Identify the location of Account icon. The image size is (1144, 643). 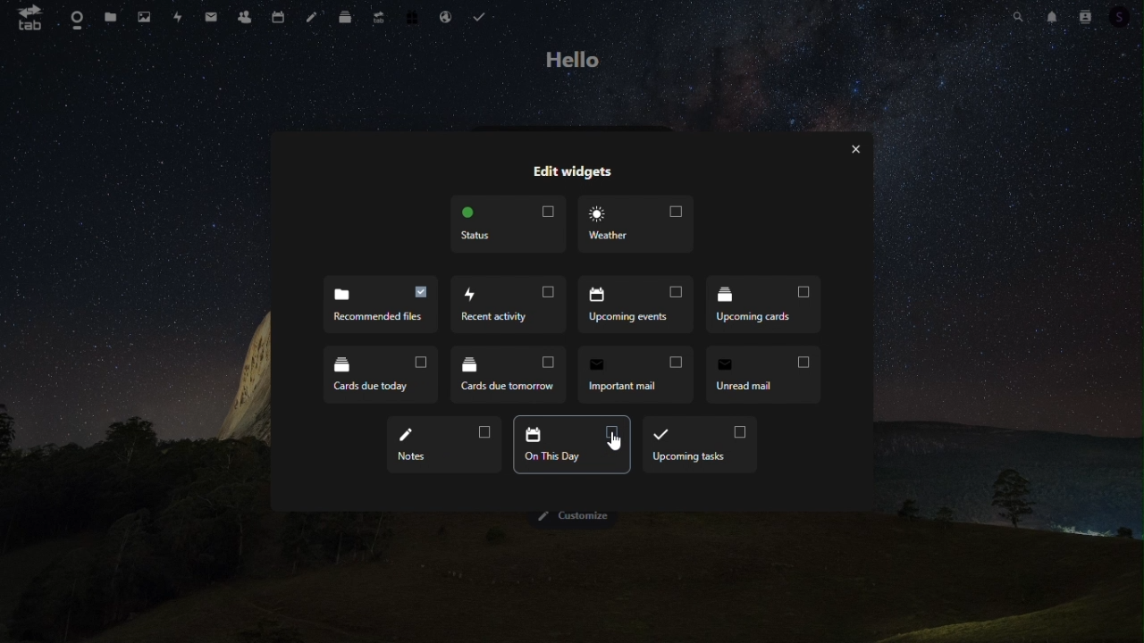
(1086, 18).